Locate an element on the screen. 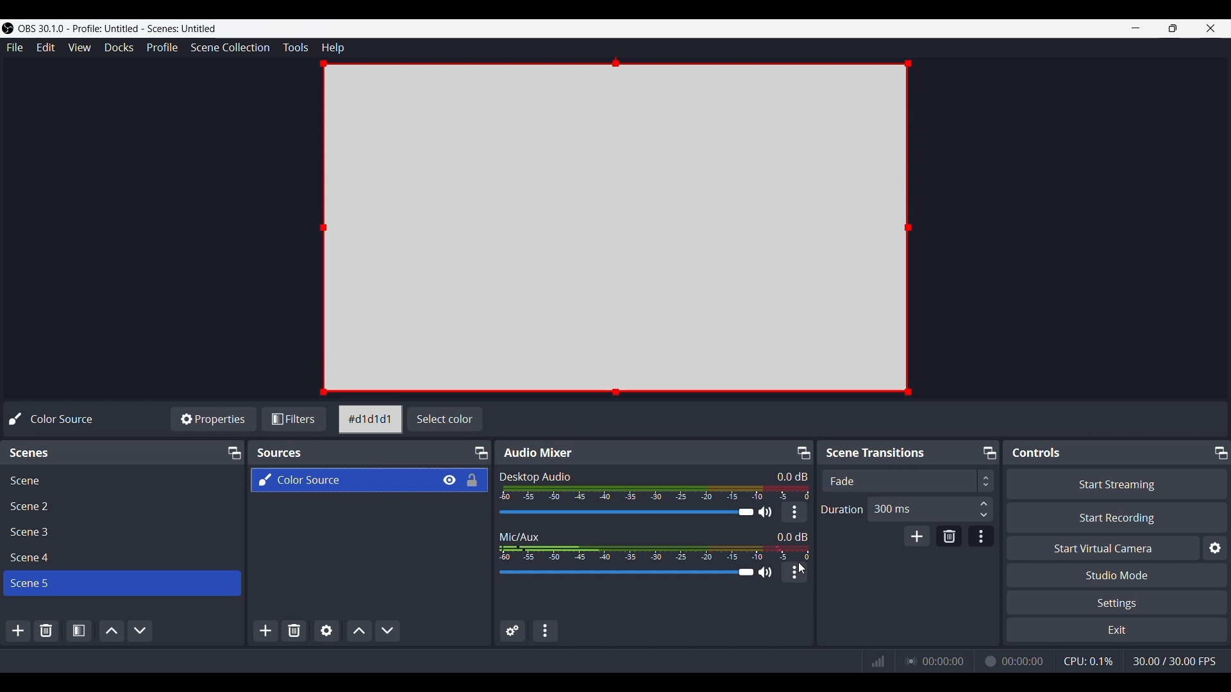 The height and width of the screenshot is (692, 1231). Add Configurable transition is located at coordinates (916, 536).